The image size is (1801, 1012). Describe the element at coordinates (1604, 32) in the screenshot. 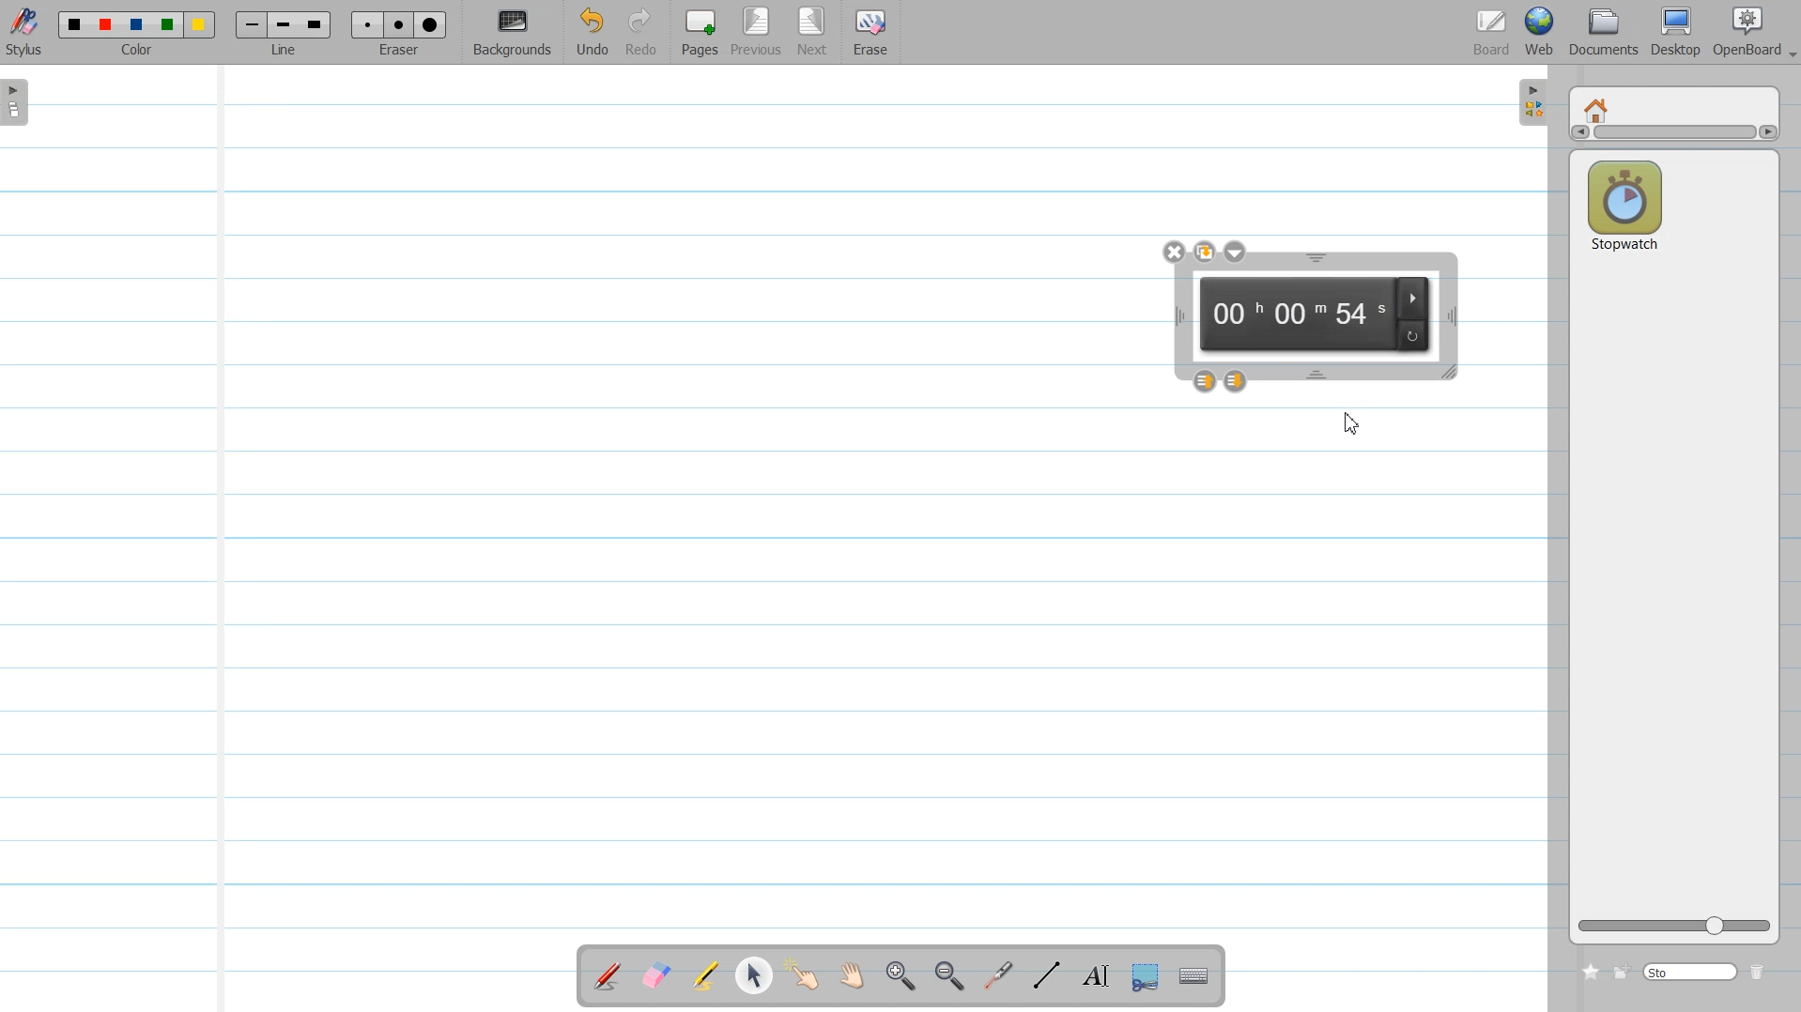

I see `Document` at that location.